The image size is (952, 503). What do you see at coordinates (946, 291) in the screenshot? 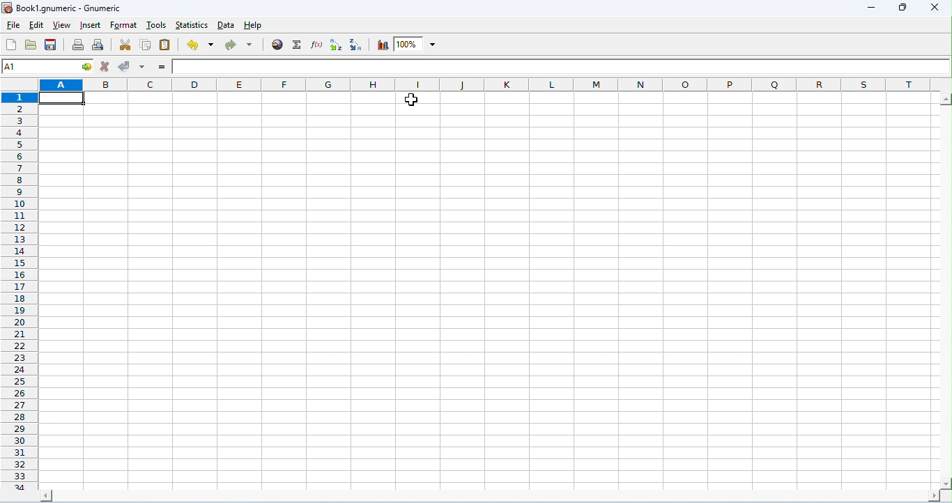
I see `Vertical scroll bar` at bounding box center [946, 291].